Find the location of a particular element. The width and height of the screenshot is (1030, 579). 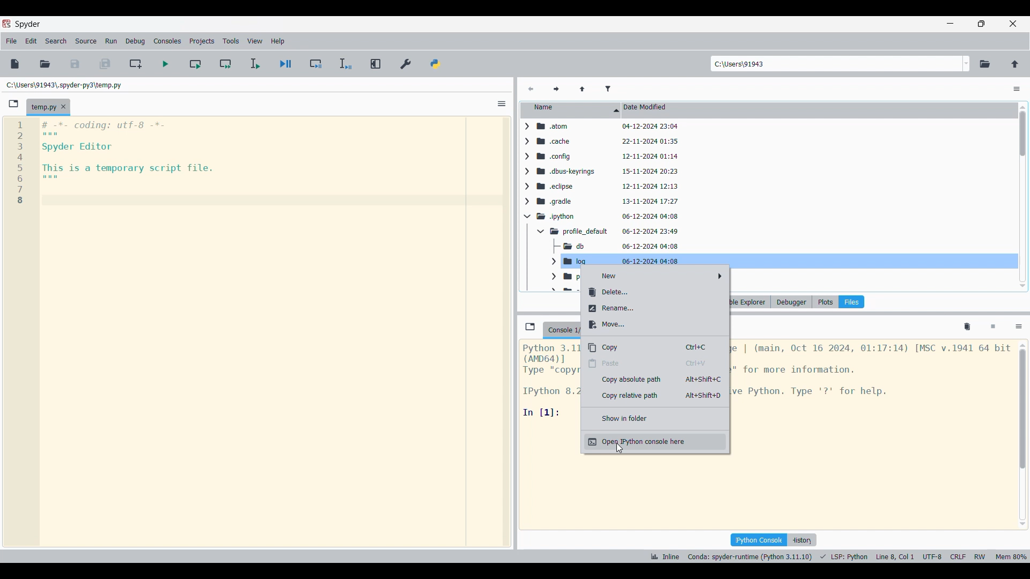

File location is located at coordinates (64, 85).